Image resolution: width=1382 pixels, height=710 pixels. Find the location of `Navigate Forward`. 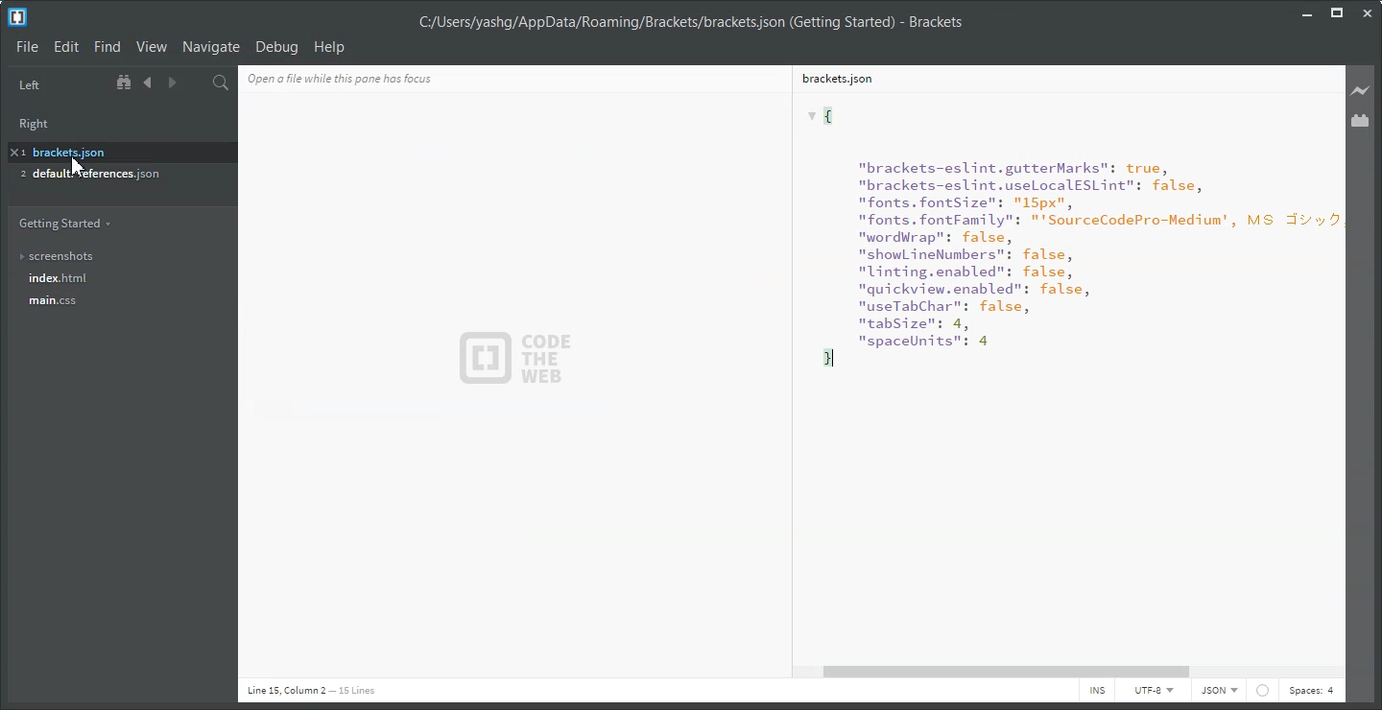

Navigate Forward is located at coordinates (170, 83).